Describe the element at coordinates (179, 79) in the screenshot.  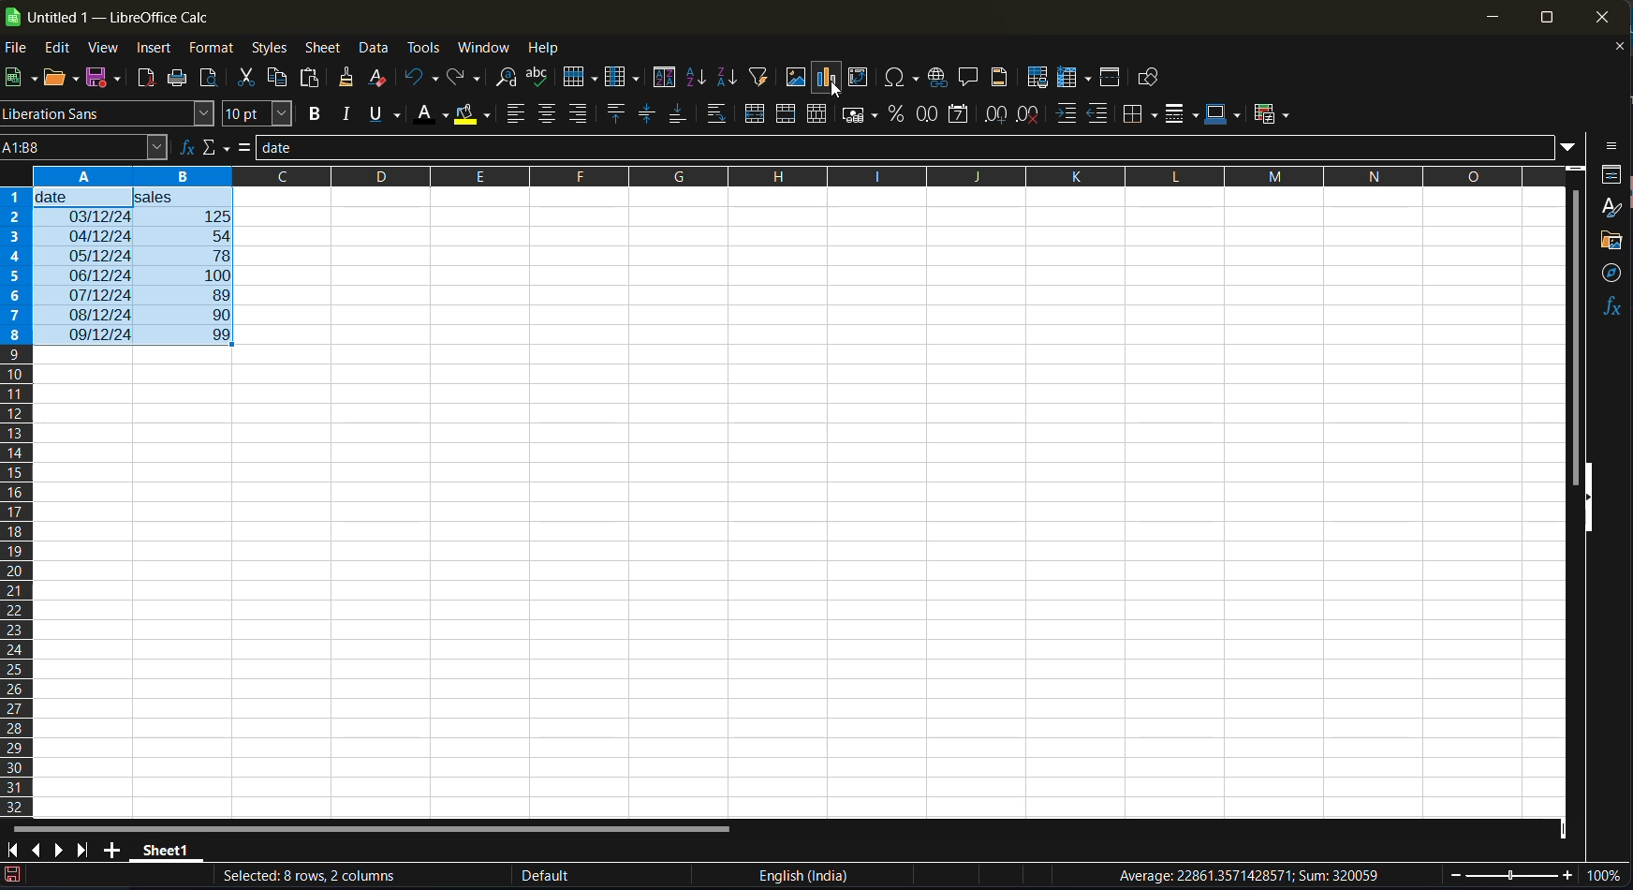
I see `print` at that location.